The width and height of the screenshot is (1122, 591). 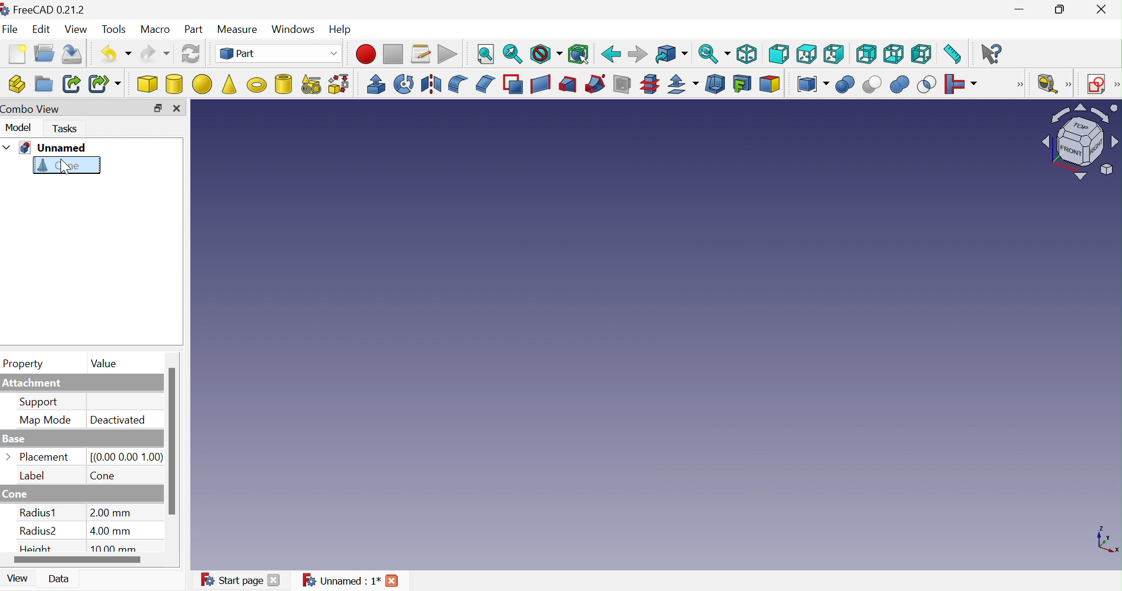 What do you see at coordinates (1080, 142) in the screenshot?
I see `Workbench layout` at bounding box center [1080, 142].